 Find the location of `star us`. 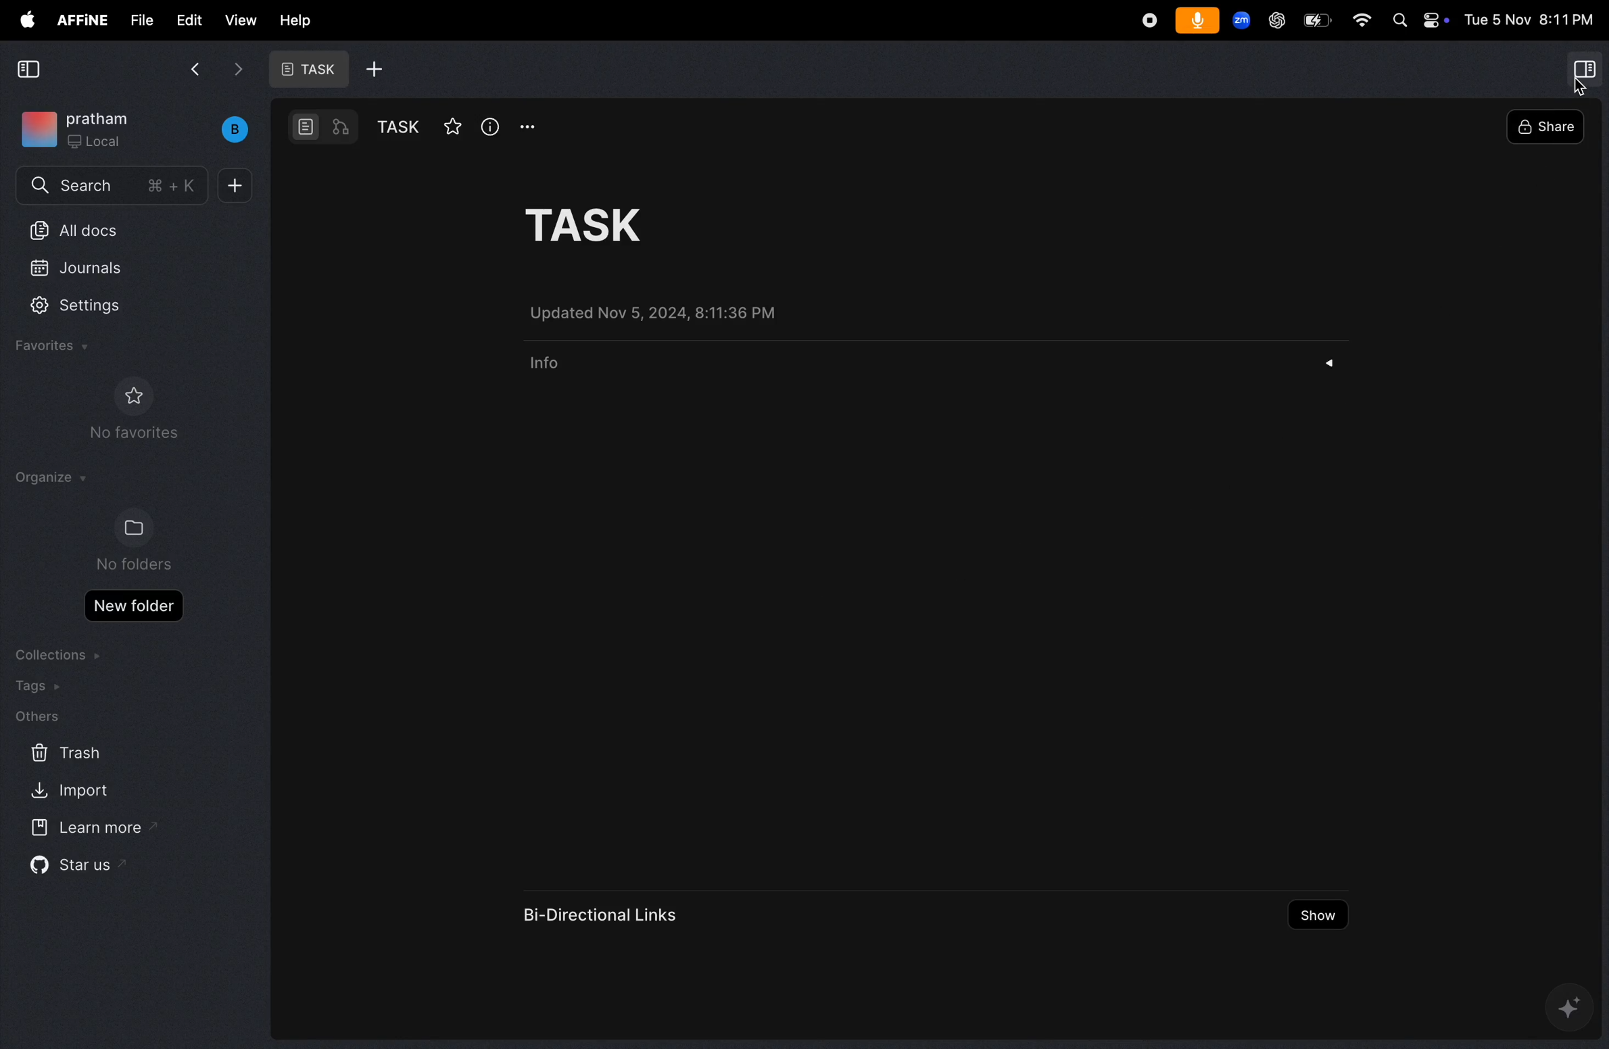

star us is located at coordinates (73, 869).